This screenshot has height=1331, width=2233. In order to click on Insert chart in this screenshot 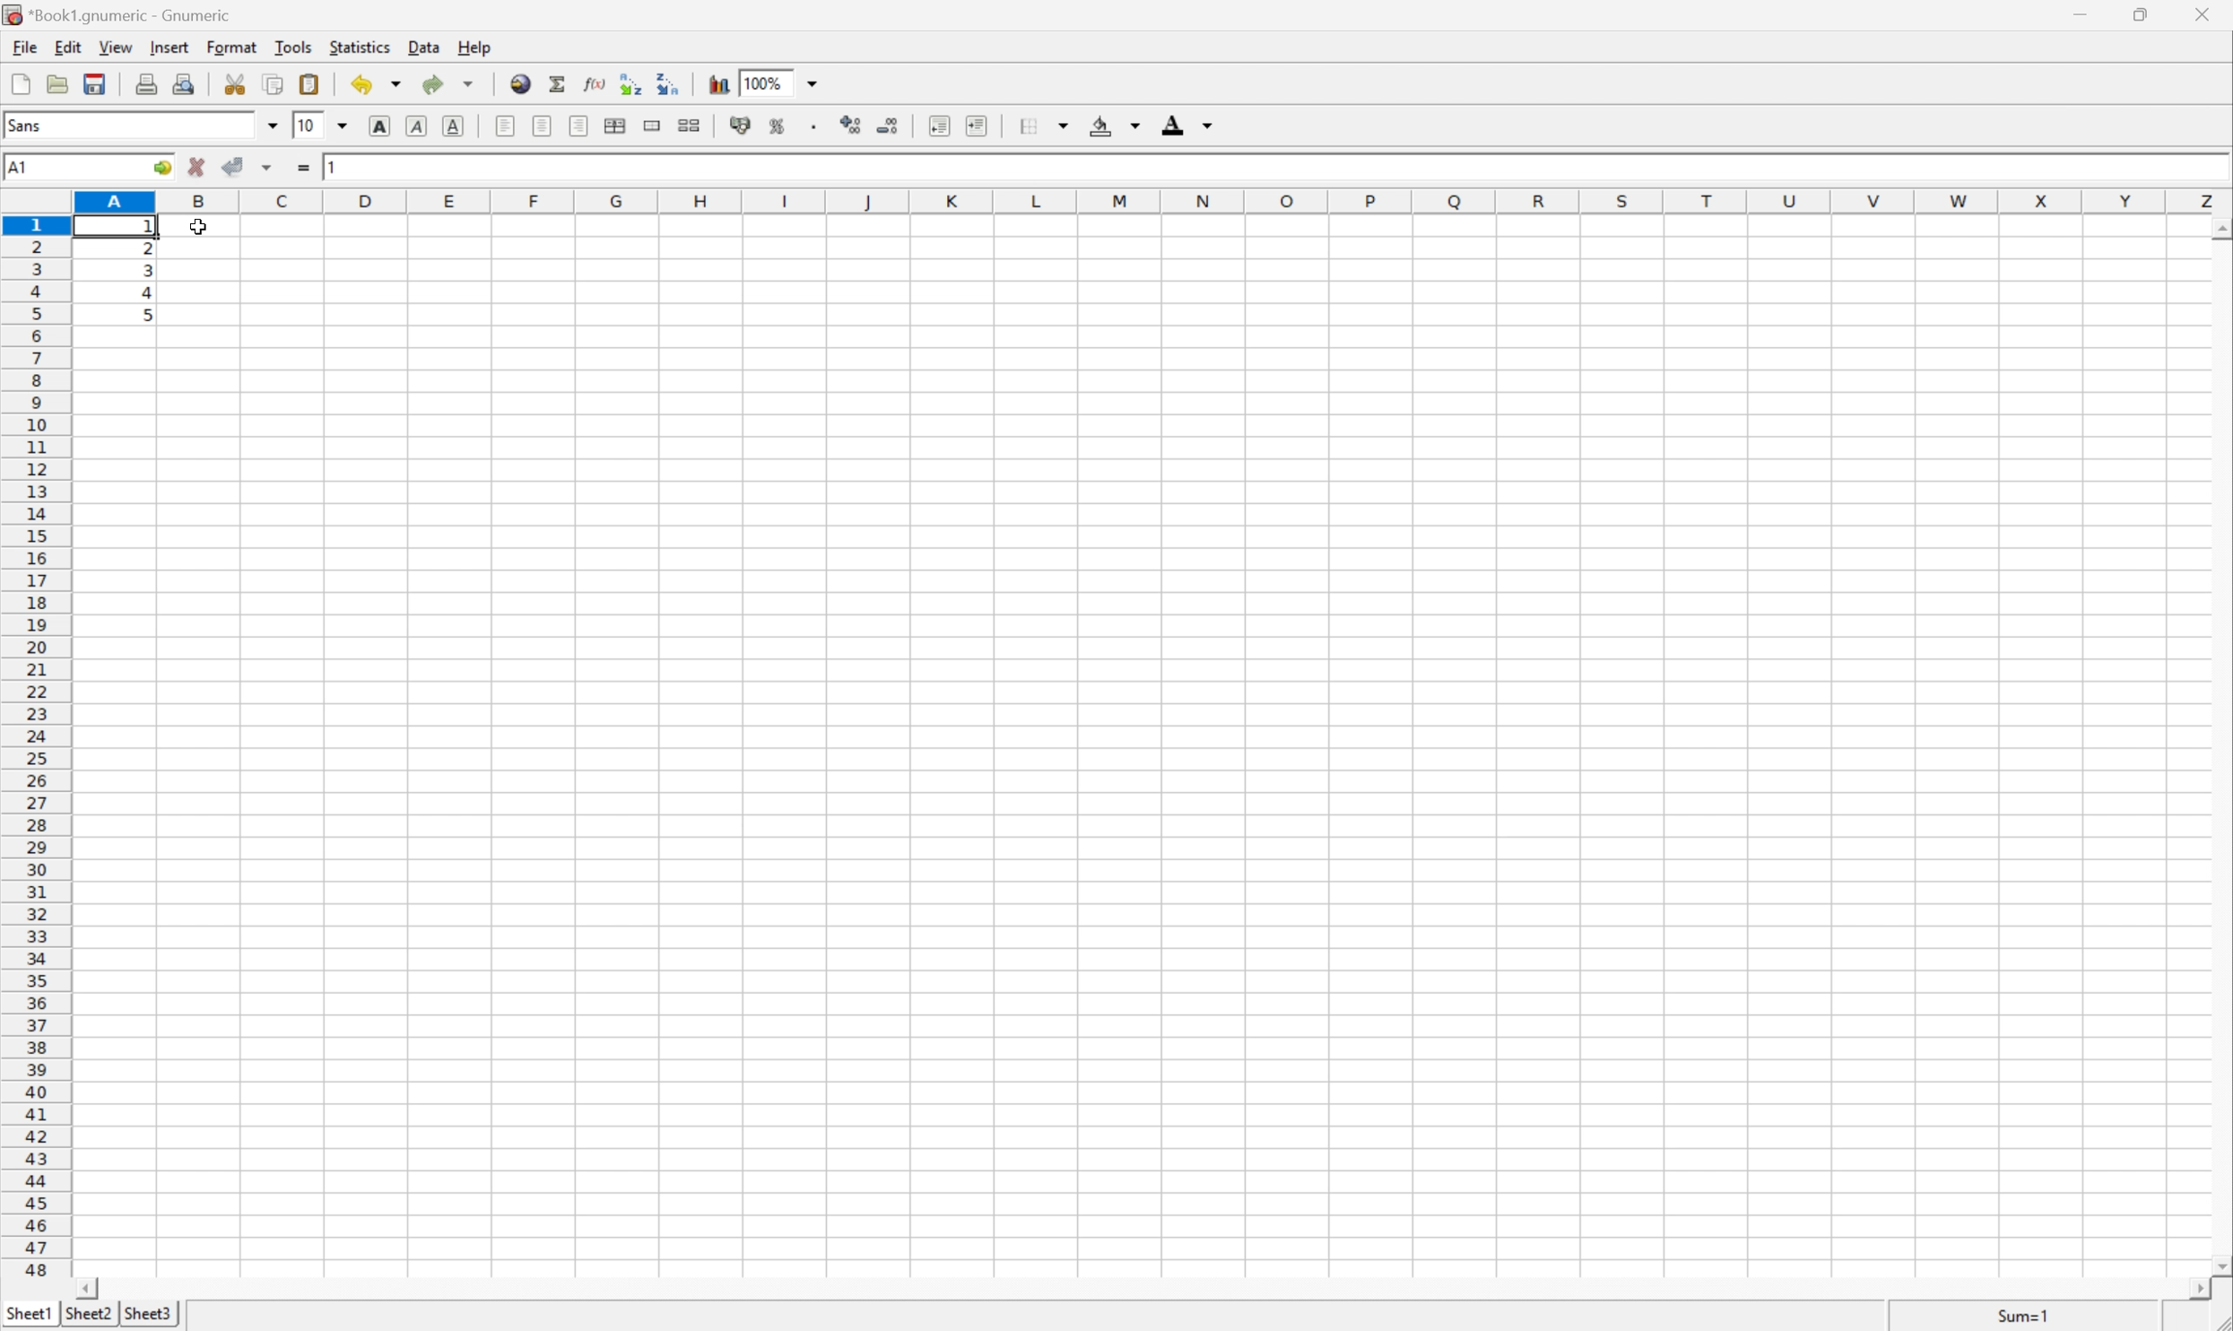, I will do `click(719, 83)`.